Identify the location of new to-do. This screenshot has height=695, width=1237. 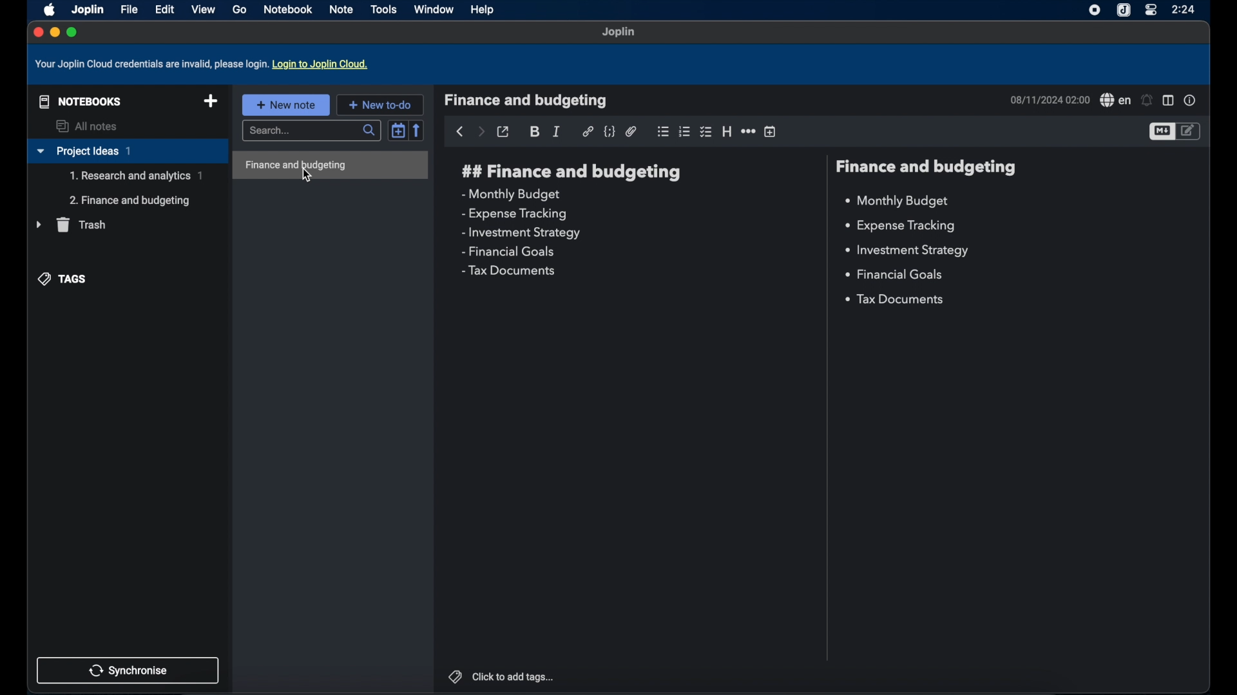
(380, 104).